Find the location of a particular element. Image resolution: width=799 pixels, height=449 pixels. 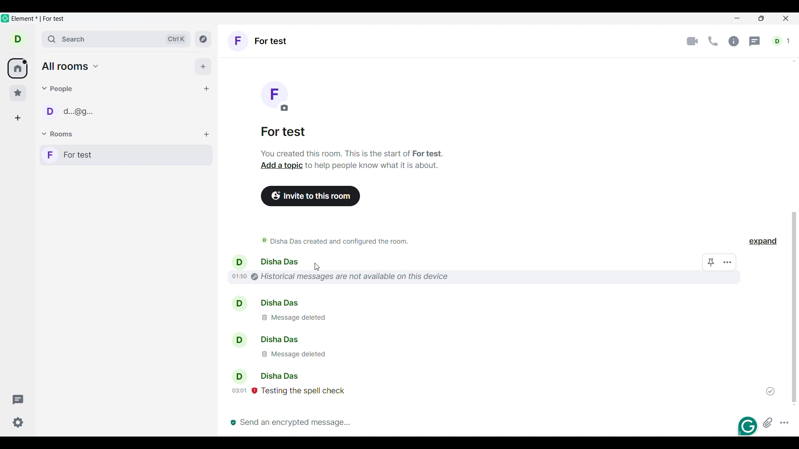

add a topic is located at coordinates (281, 166).